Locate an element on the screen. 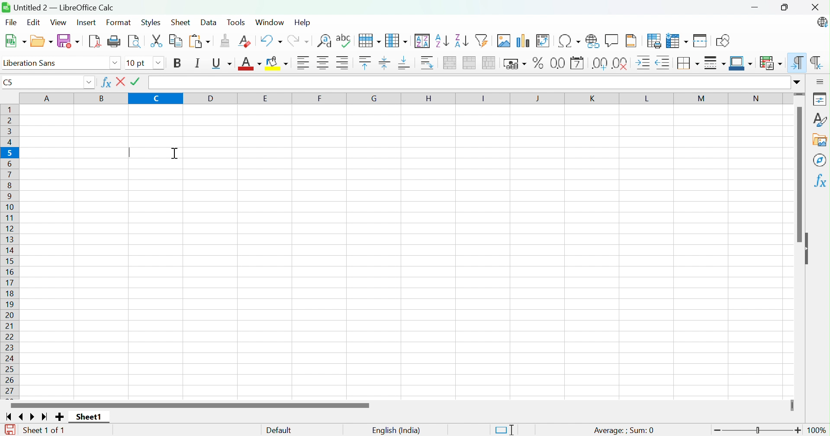 The image size is (830, 436). Conditional is located at coordinates (770, 63).